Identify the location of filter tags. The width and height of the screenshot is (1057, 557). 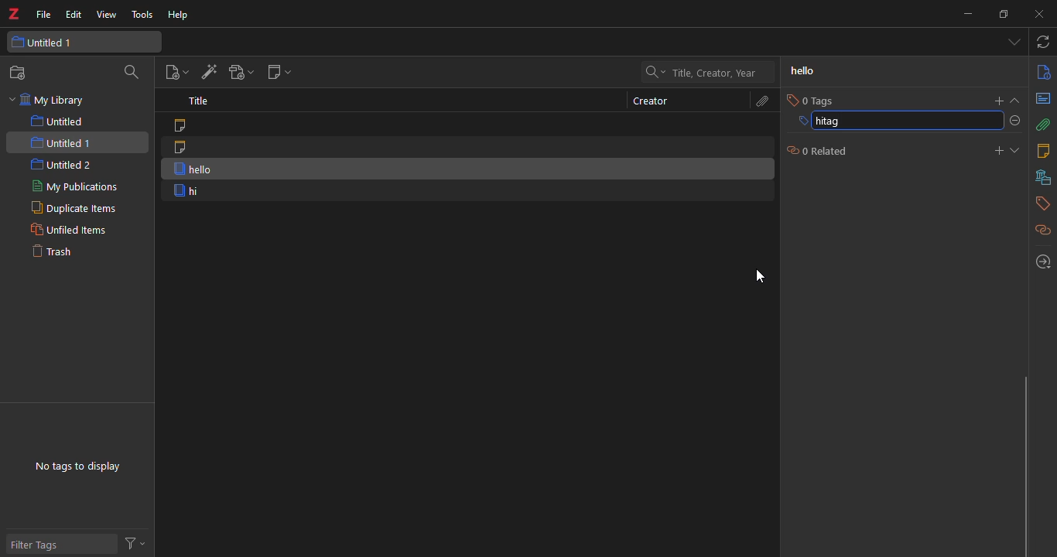
(43, 544).